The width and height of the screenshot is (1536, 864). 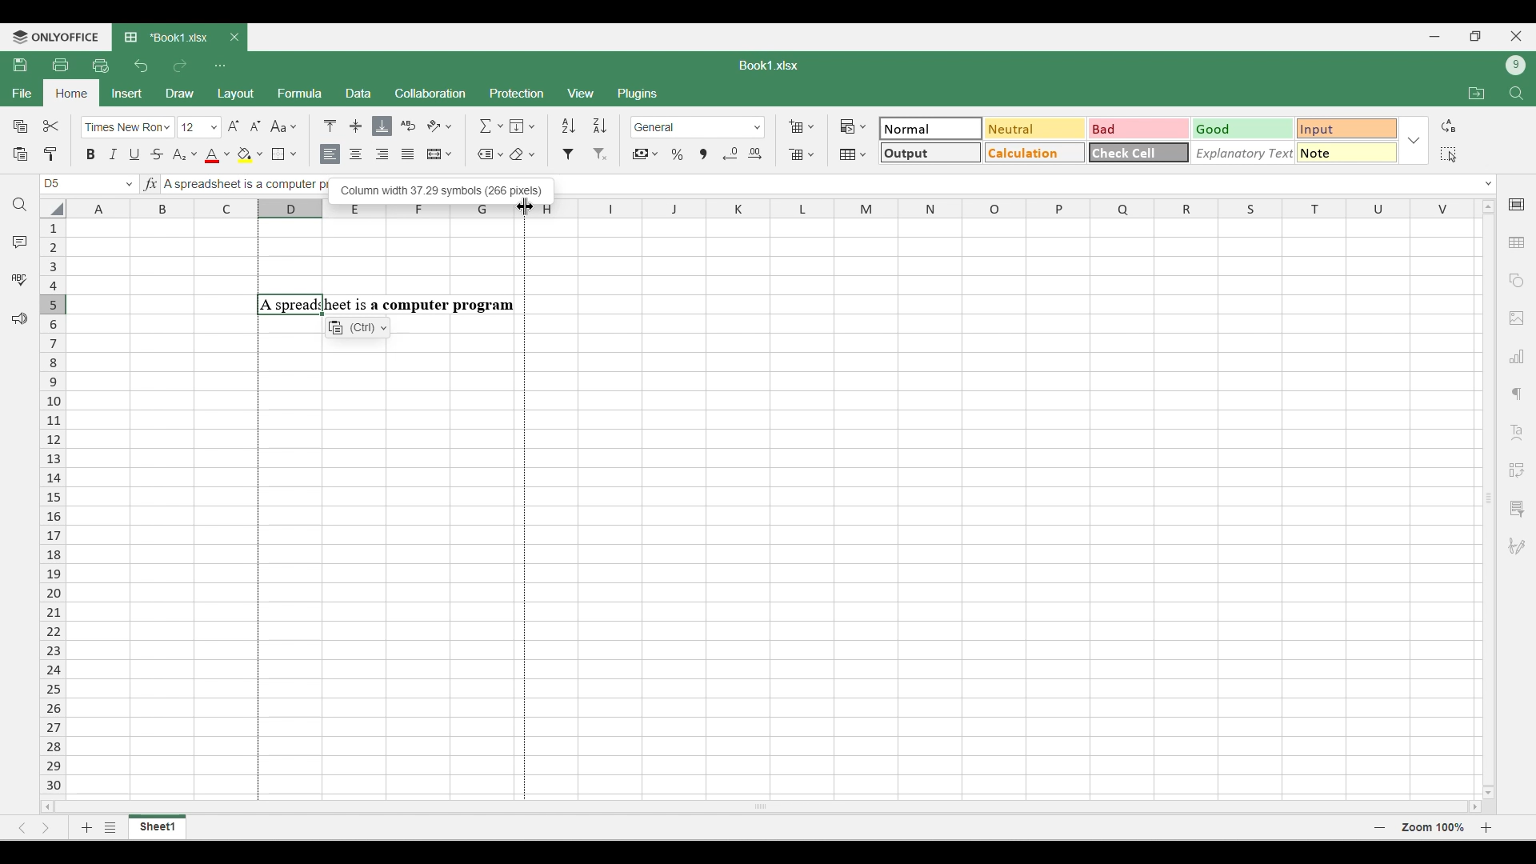 What do you see at coordinates (113, 154) in the screenshot?
I see `Italics` at bounding box center [113, 154].